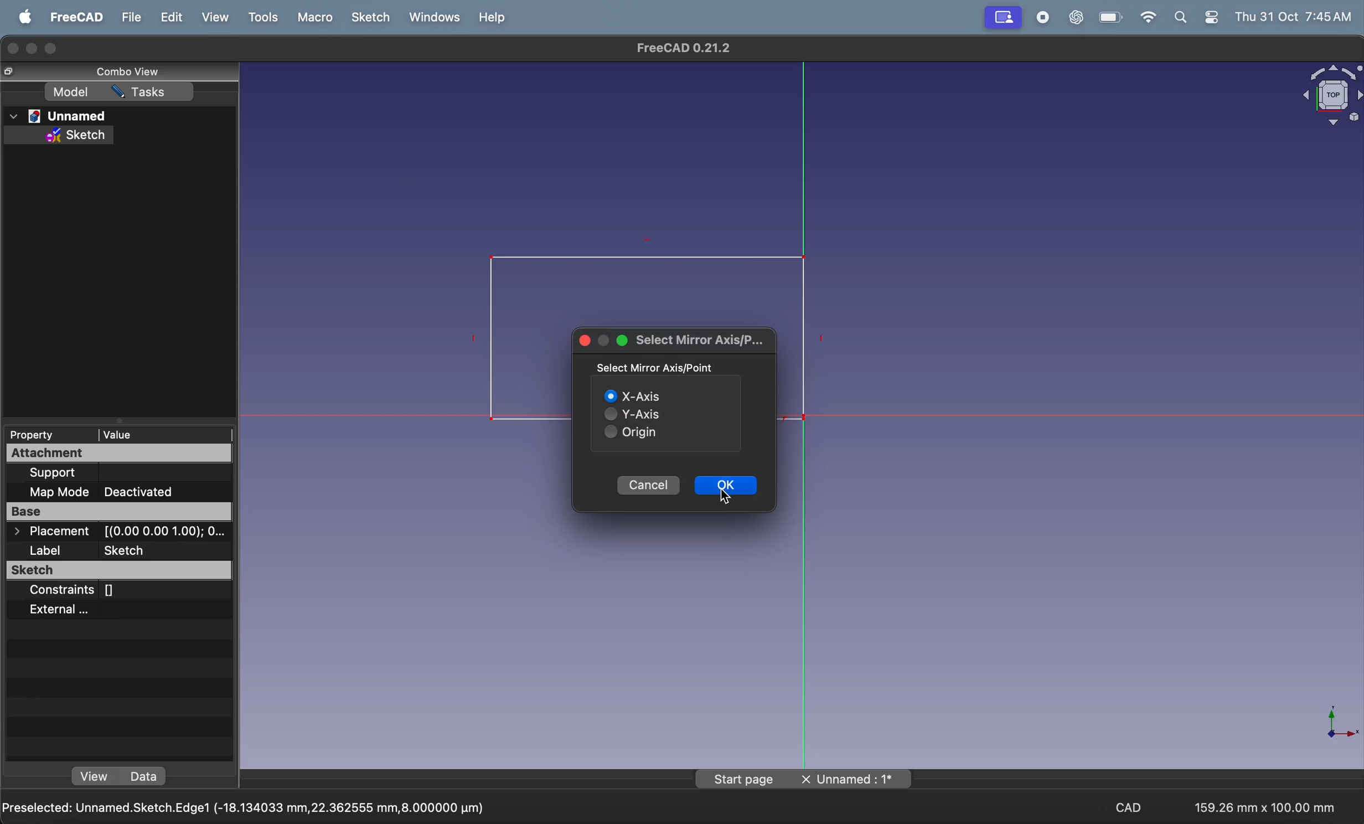 This screenshot has width=1364, height=824. I want to click on cursor, so click(14, 72).